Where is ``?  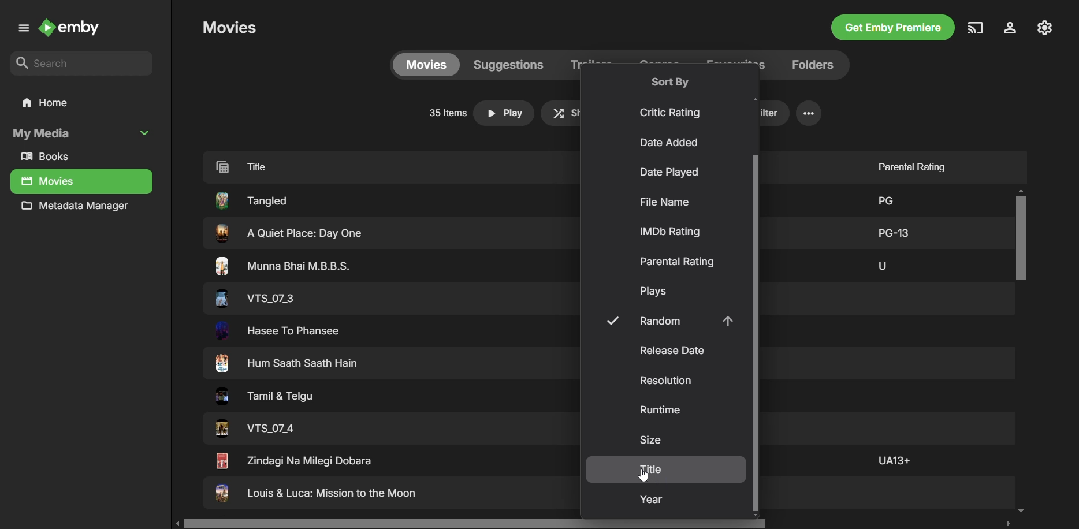  is located at coordinates (892, 460).